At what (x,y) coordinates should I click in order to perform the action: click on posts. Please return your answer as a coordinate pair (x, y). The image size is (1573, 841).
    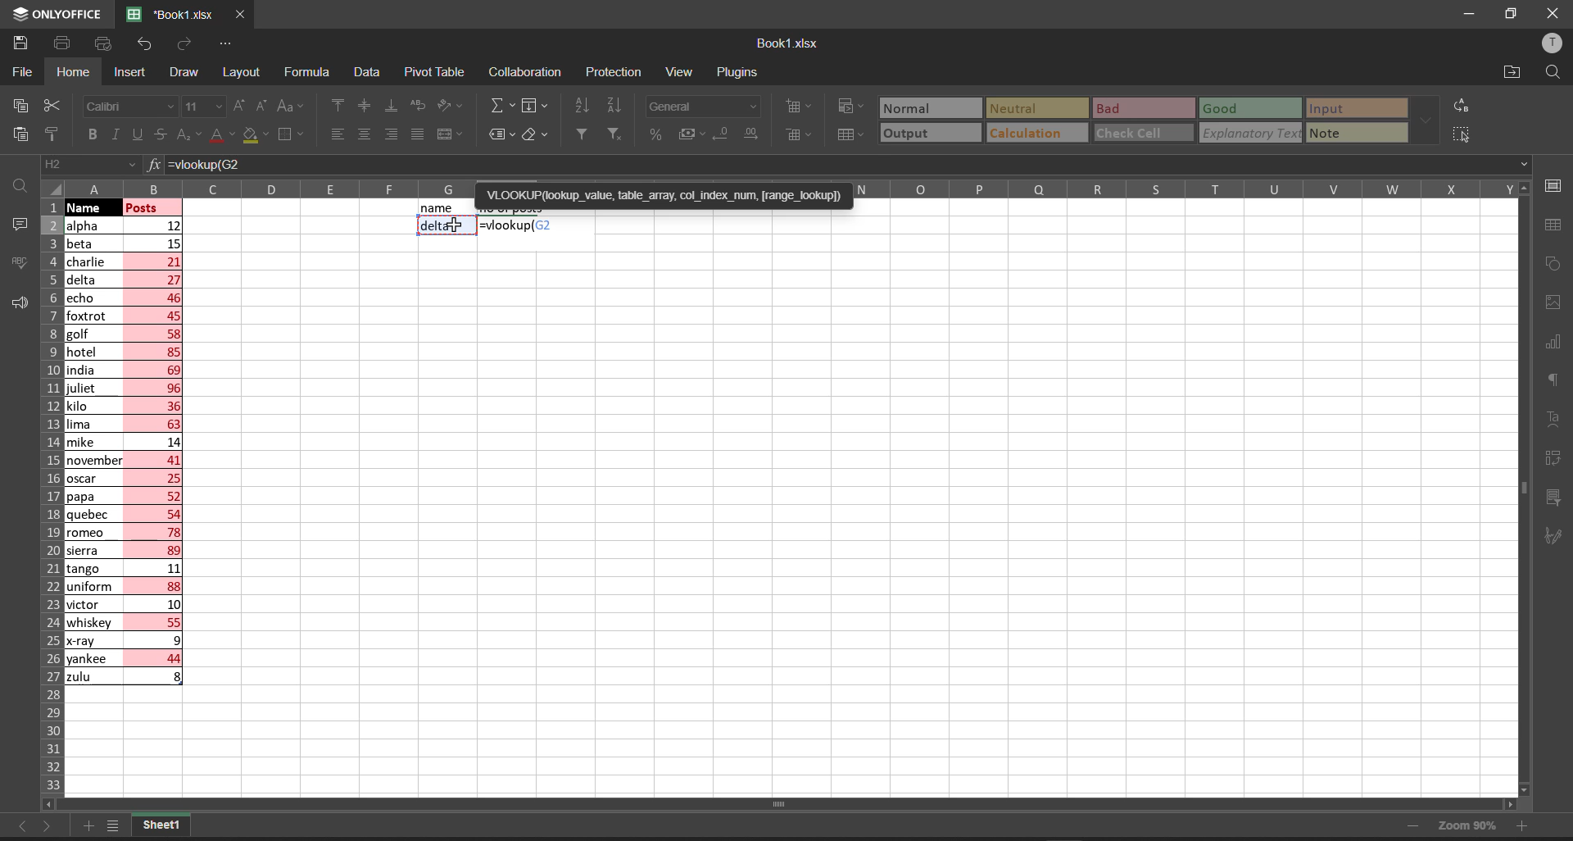
    Looking at the image, I should click on (155, 447).